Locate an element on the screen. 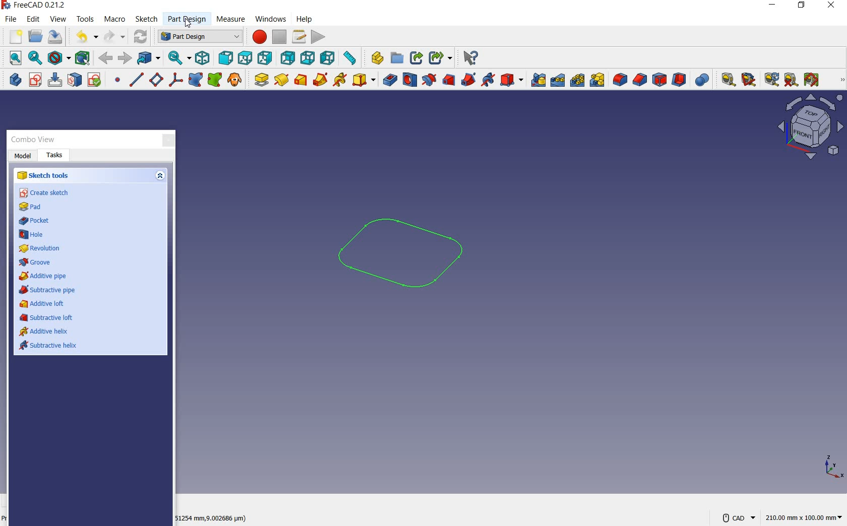 Image resolution: width=847 pixels, height=526 pixels. measure linear is located at coordinates (727, 79).